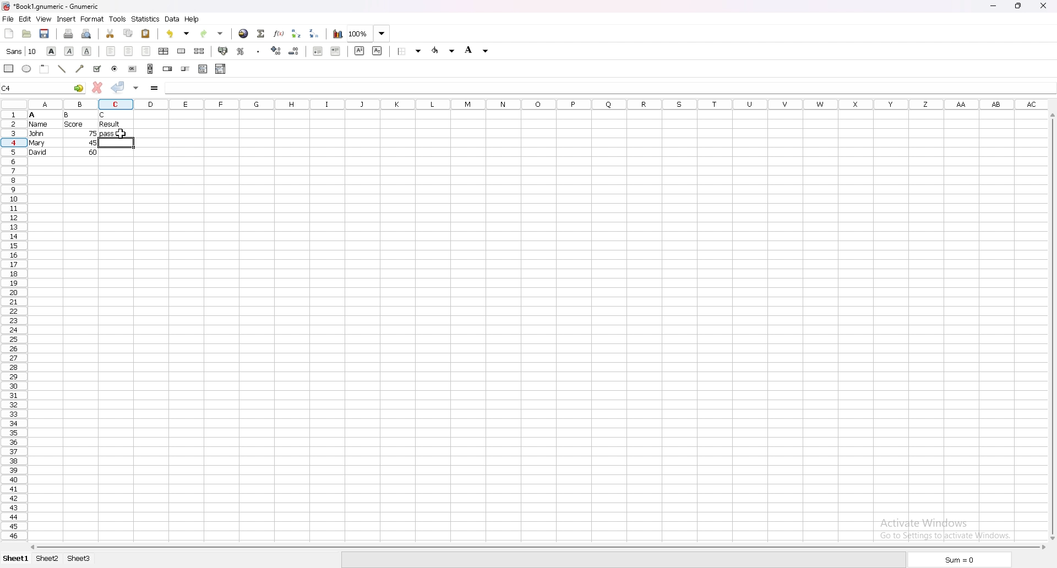 Image resolution: width=1057 pixels, height=568 pixels. Describe the element at coordinates (110, 124) in the screenshot. I see `result` at that location.